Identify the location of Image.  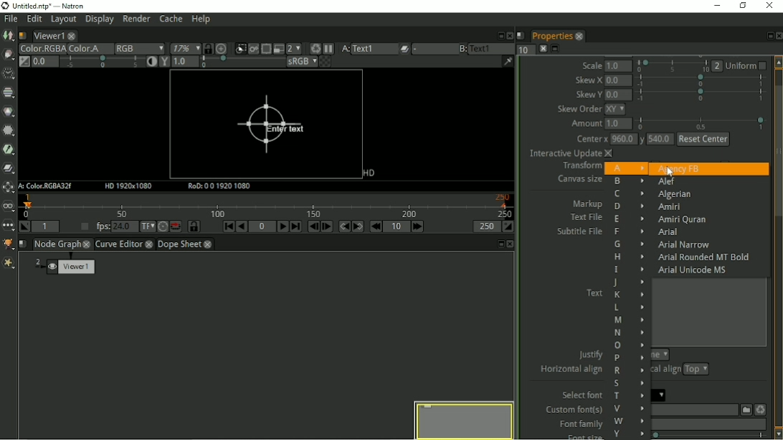
(9, 37).